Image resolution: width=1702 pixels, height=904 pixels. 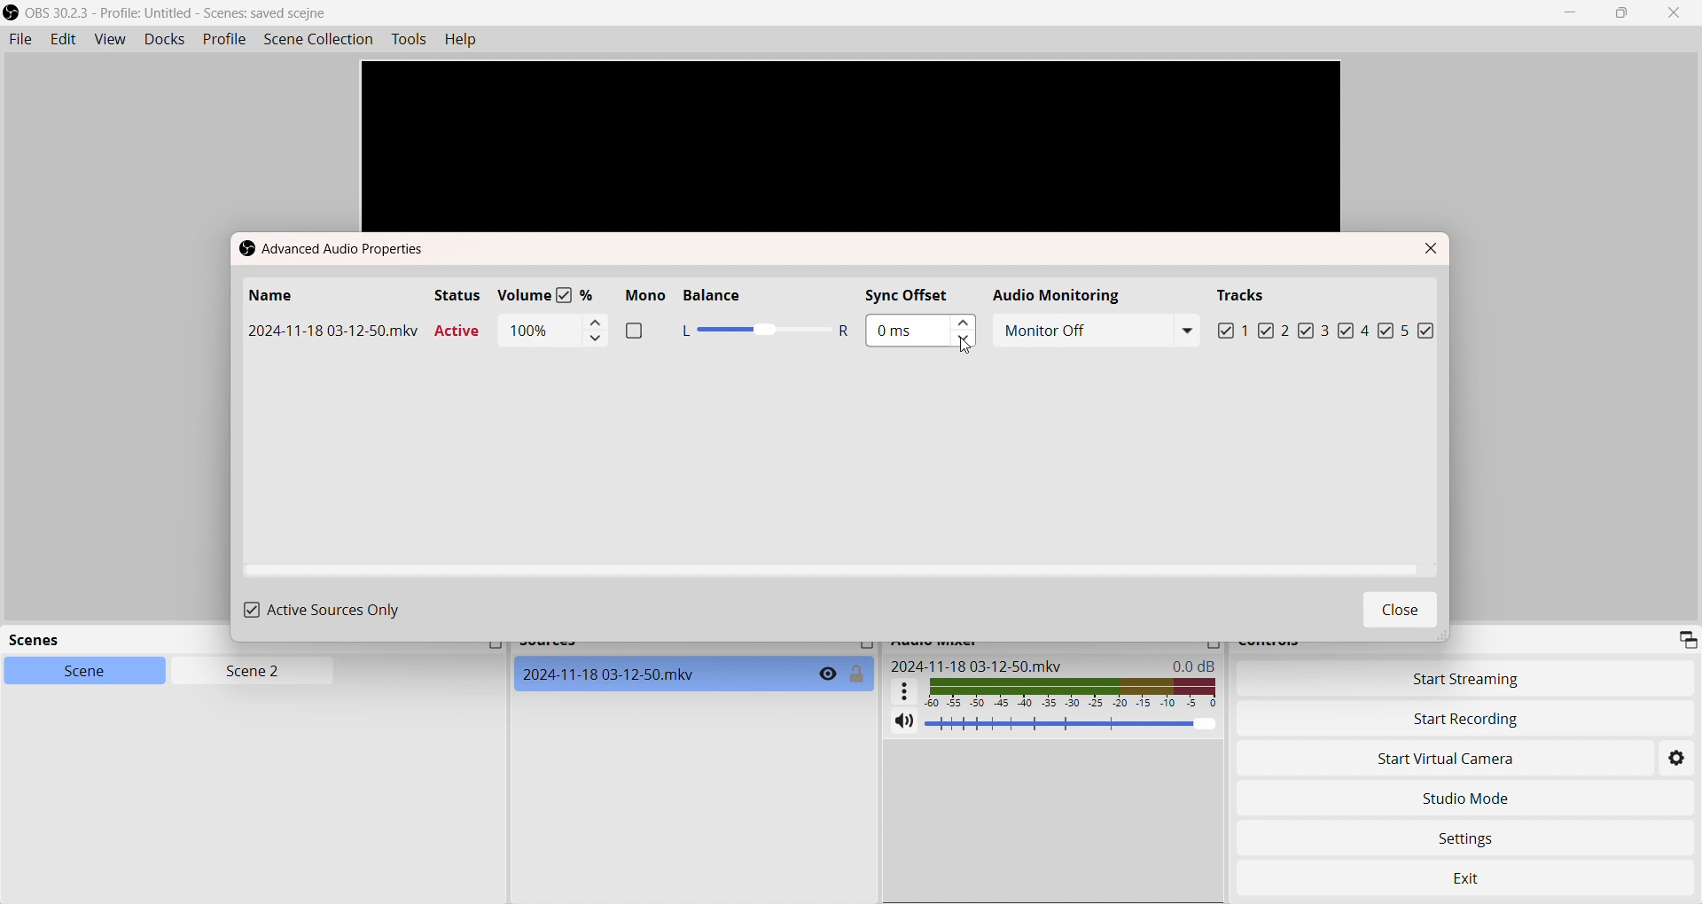 I want to click on Scene, so click(x=73, y=670).